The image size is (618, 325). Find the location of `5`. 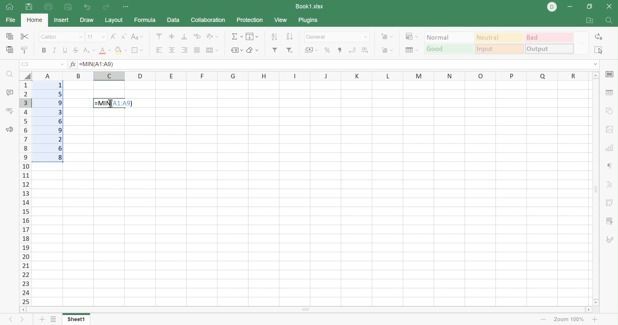

5 is located at coordinates (60, 94).